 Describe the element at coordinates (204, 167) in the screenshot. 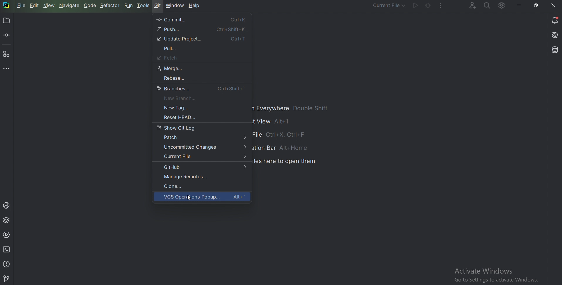

I see `Github` at that location.